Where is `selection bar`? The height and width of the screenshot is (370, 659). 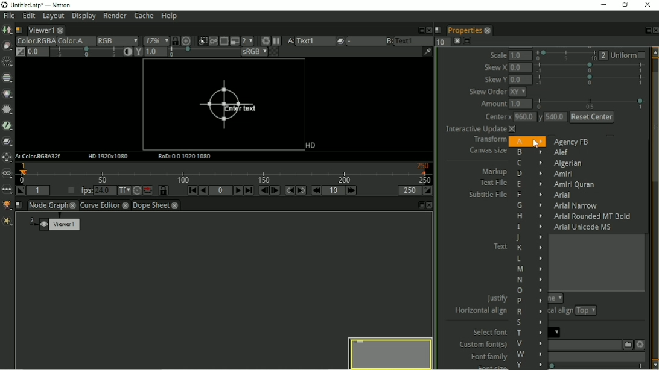 selection bar is located at coordinates (590, 80).